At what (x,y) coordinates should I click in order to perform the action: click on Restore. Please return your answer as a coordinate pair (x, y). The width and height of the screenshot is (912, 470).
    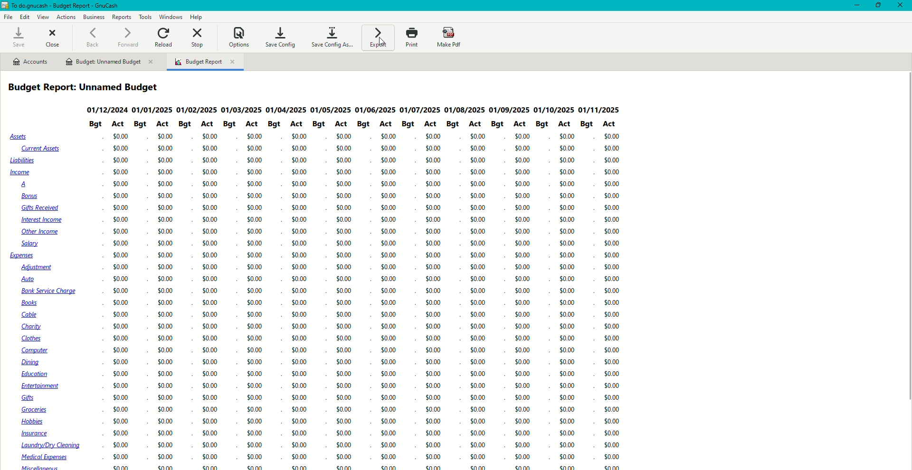
    Looking at the image, I should click on (879, 6).